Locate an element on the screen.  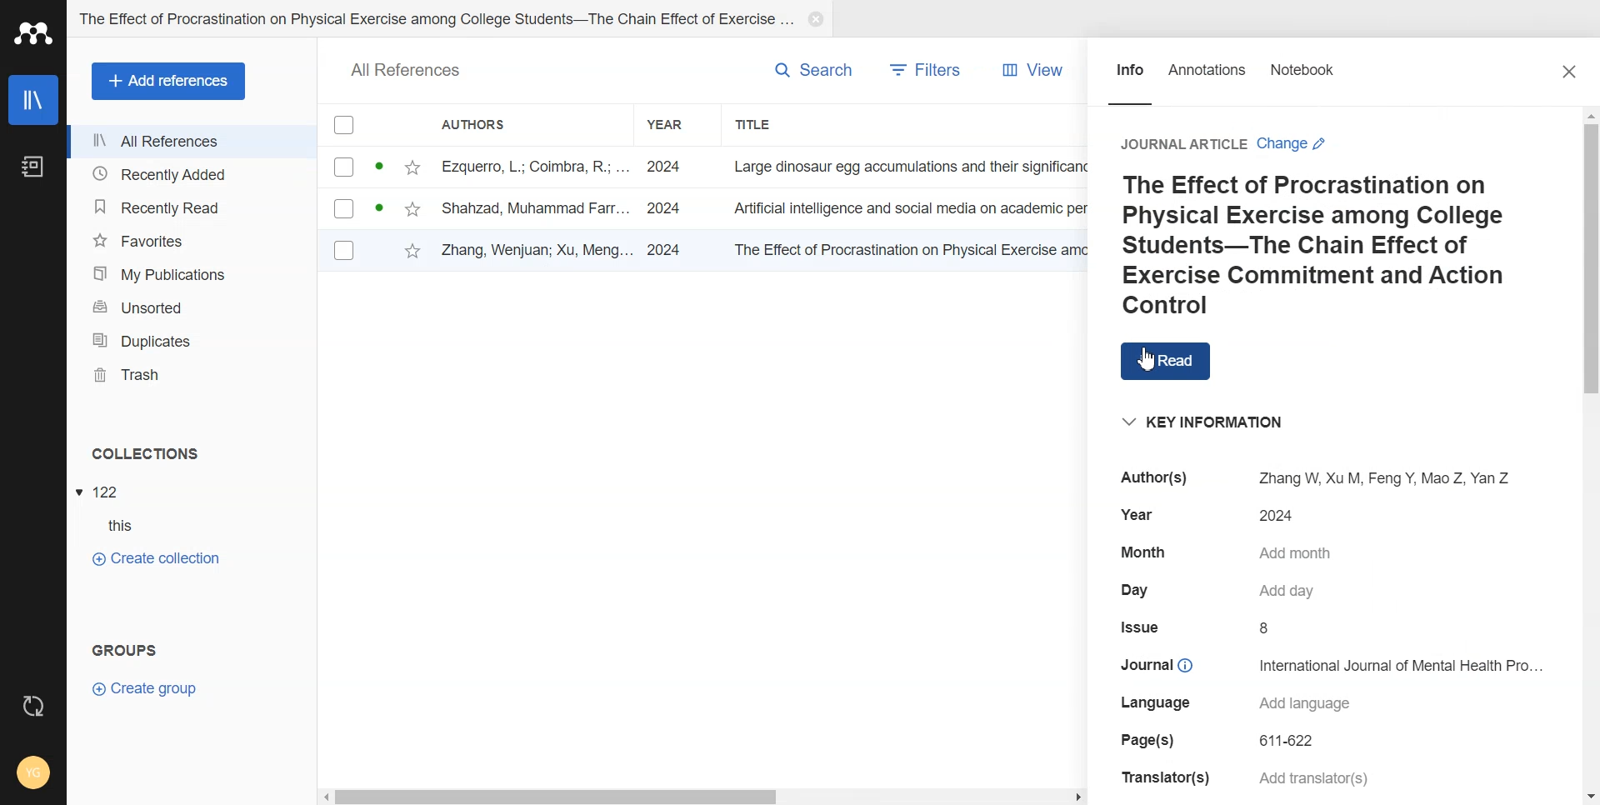
Key Information is located at coordinates (1192, 418).